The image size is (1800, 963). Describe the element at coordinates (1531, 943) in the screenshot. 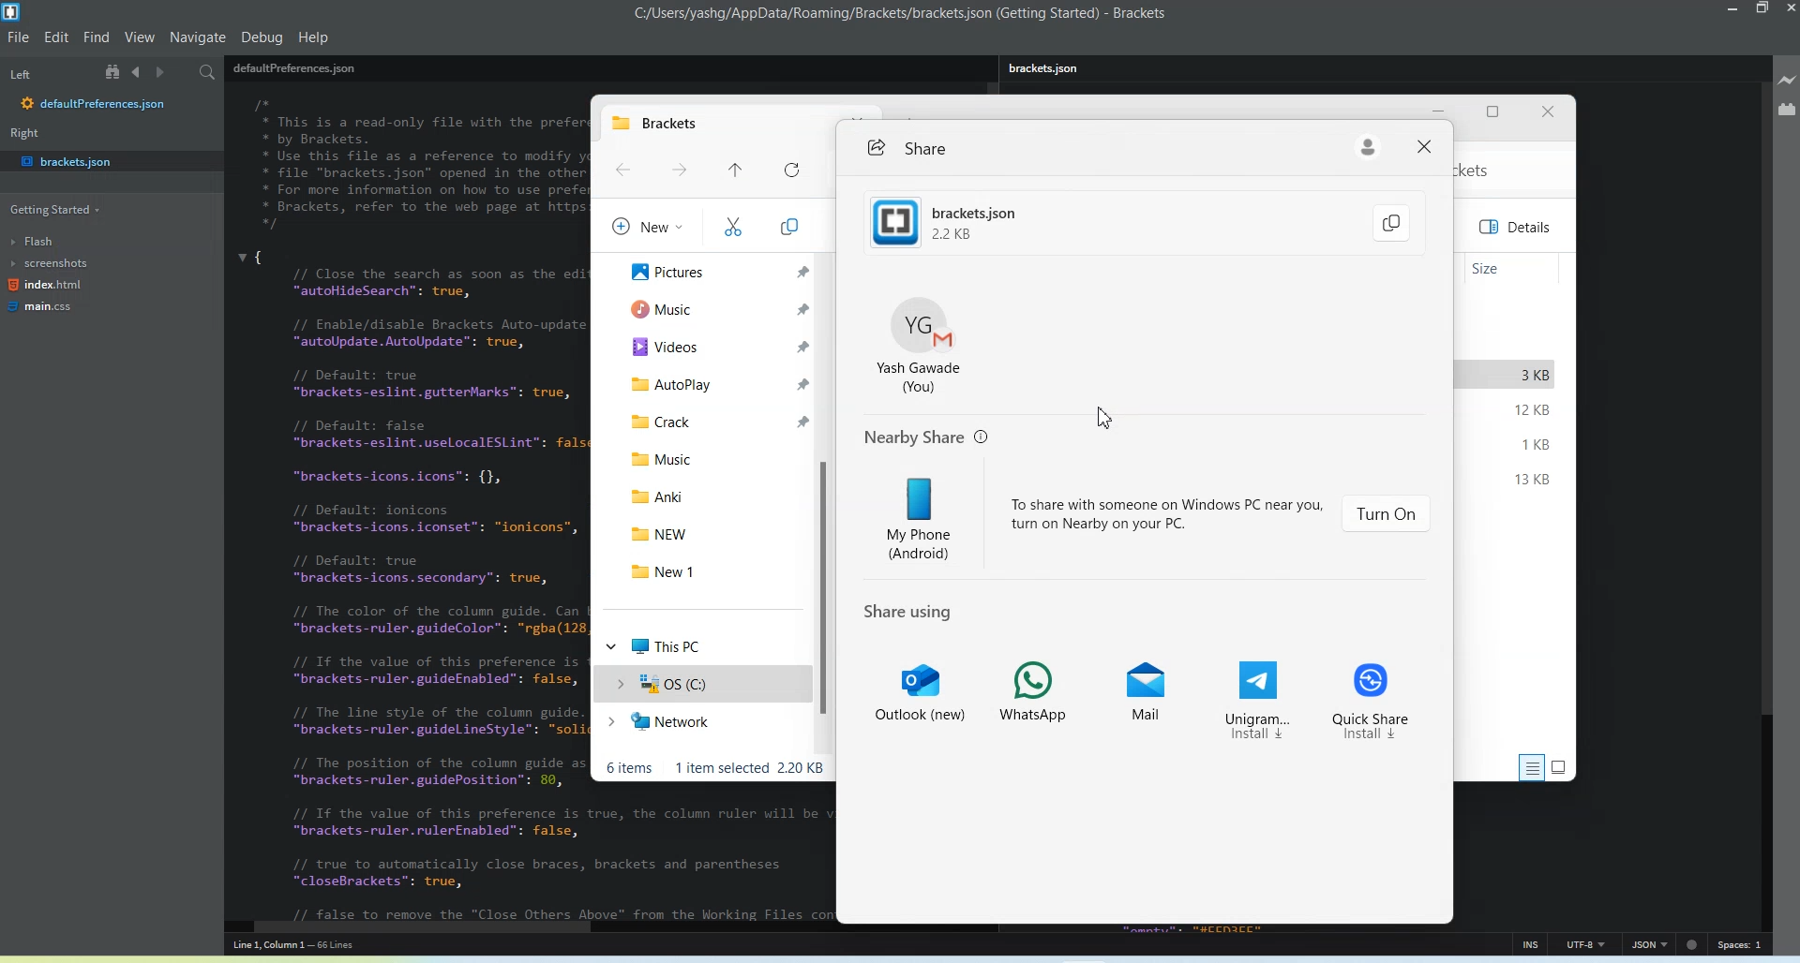

I see `INS` at that location.